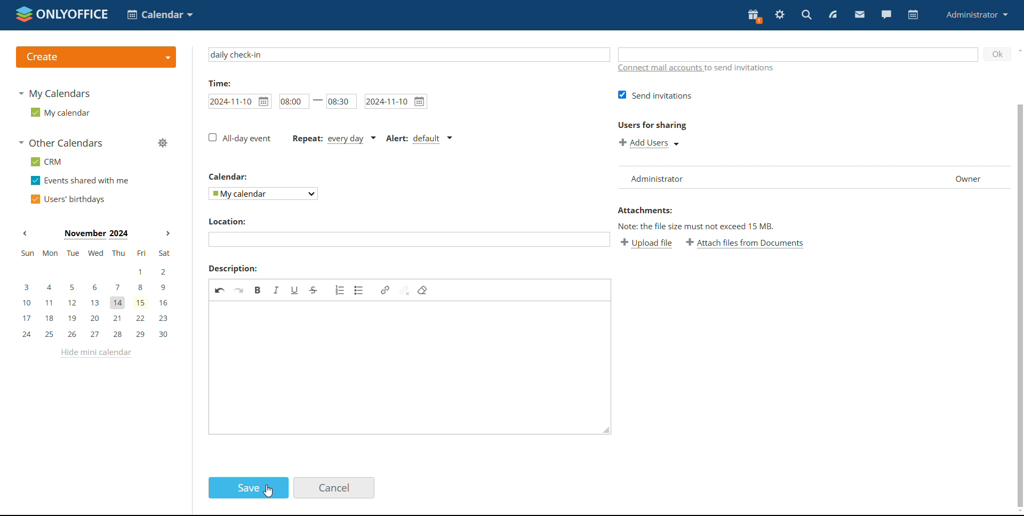 Image resolution: width=1024 pixels, height=516 pixels. What do you see at coordinates (67, 199) in the screenshot?
I see `users' birthdays` at bounding box center [67, 199].